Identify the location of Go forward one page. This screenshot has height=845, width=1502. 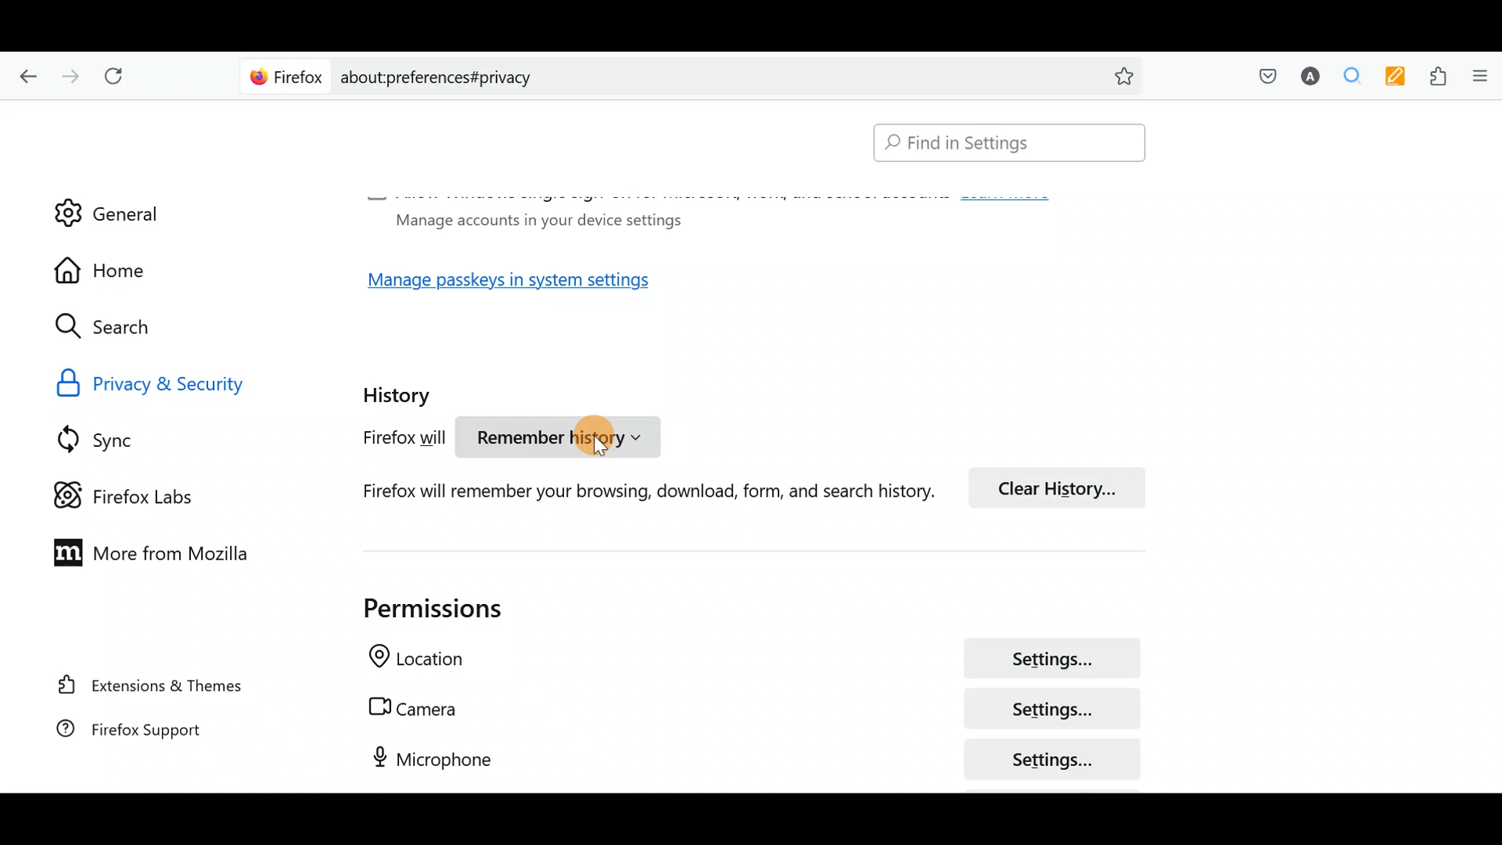
(69, 72).